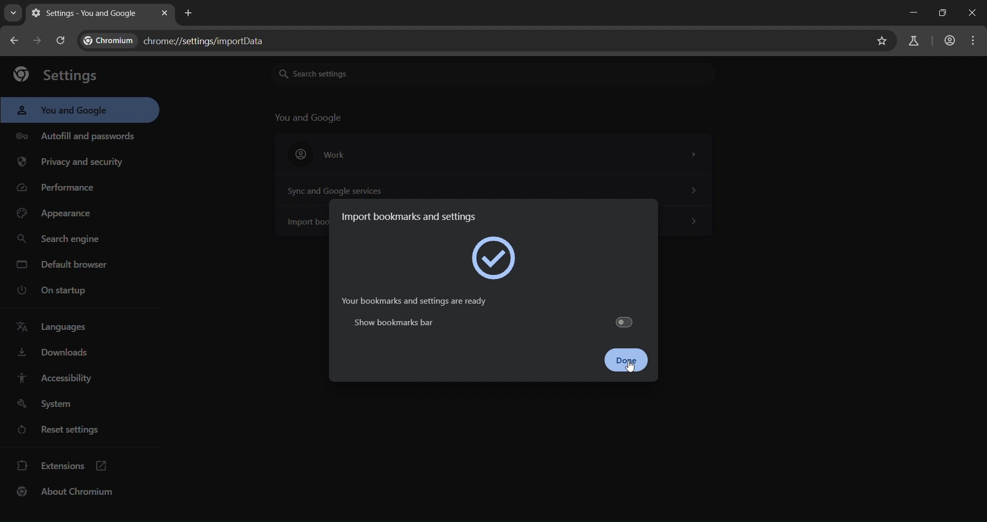 The image size is (987, 522). What do you see at coordinates (939, 12) in the screenshot?
I see `restore down` at bounding box center [939, 12].